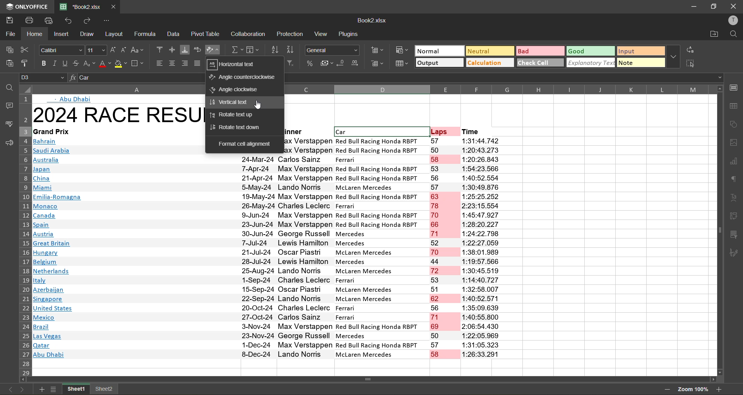 This screenshot has height=395, width=743. I want to click on paste, so click(9, 64).